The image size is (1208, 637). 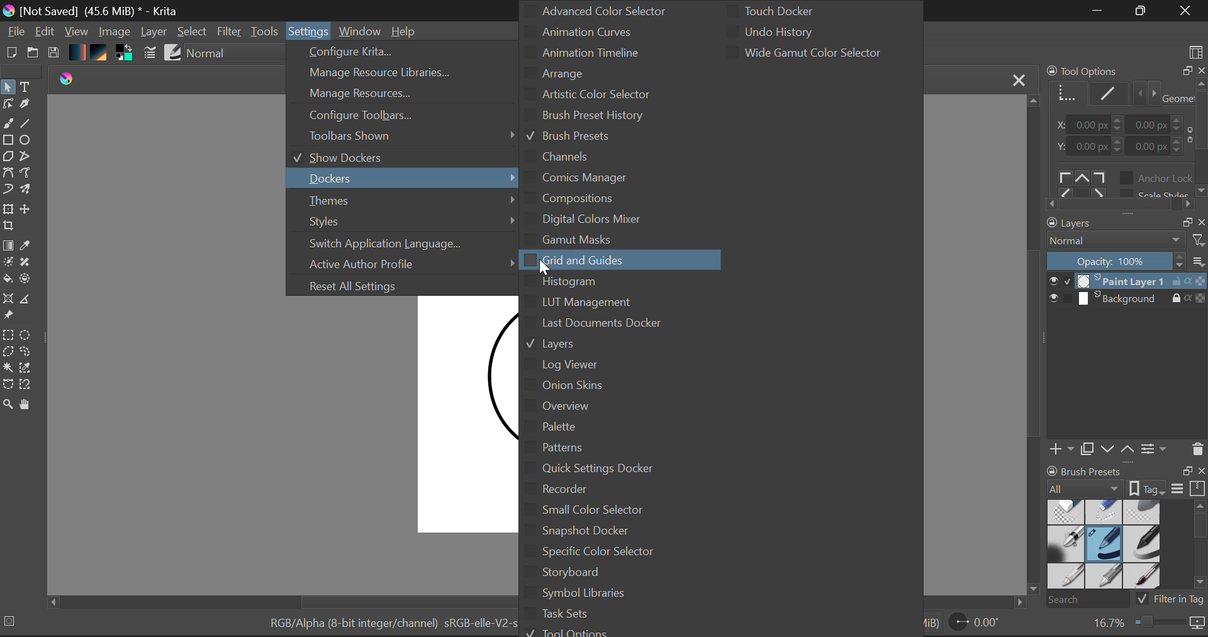 I want to click on Themes, so click(x=400, y=201).